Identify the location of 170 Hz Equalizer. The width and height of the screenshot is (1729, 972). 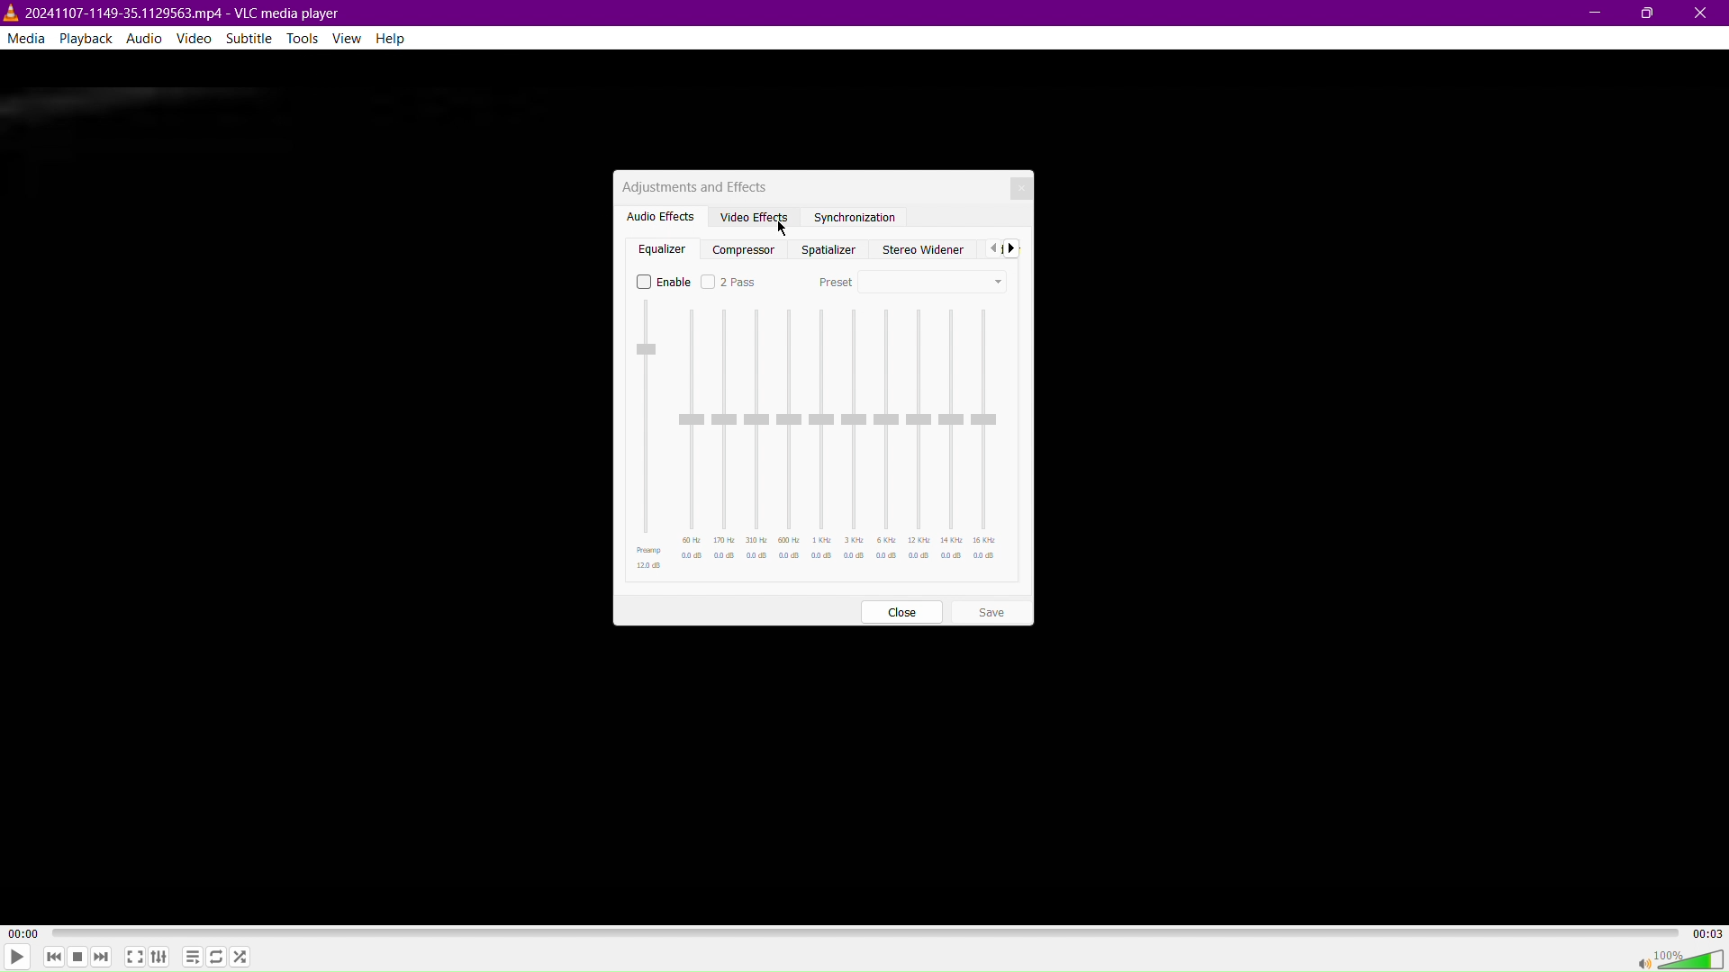
(726, 438).